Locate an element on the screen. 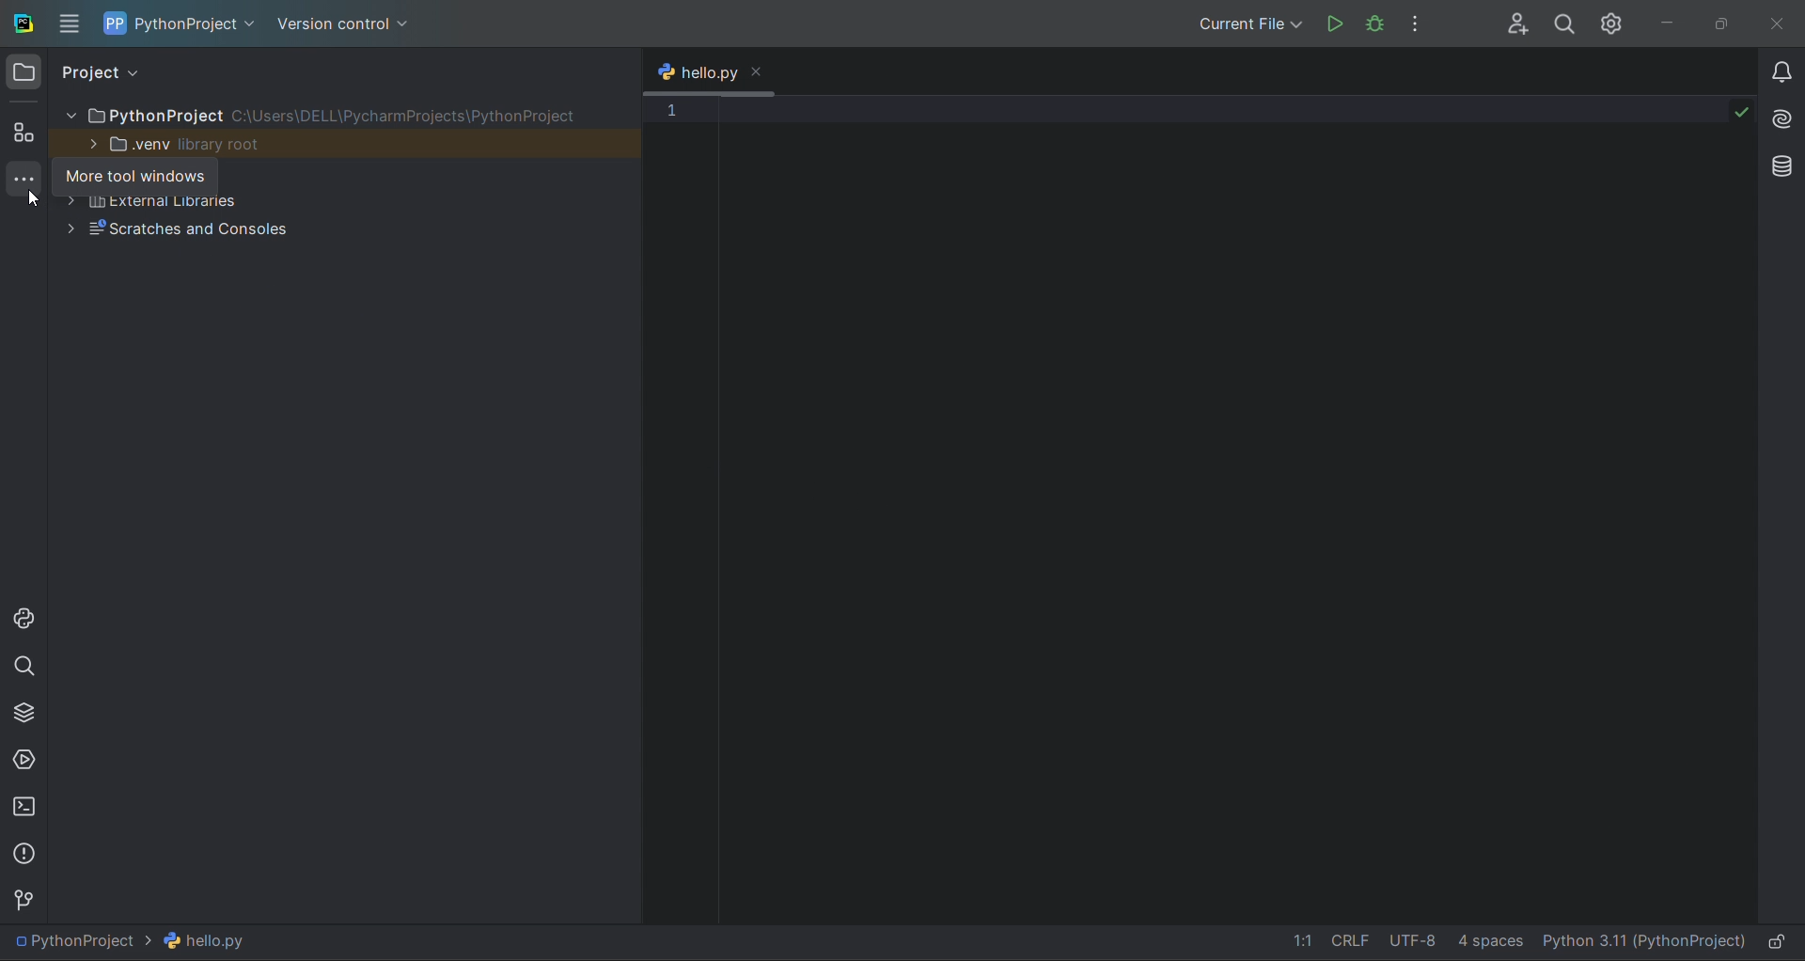 Image resolution: width=1805 pixels, height=961 pixels. notifications is located at coordinates (1782, 72).